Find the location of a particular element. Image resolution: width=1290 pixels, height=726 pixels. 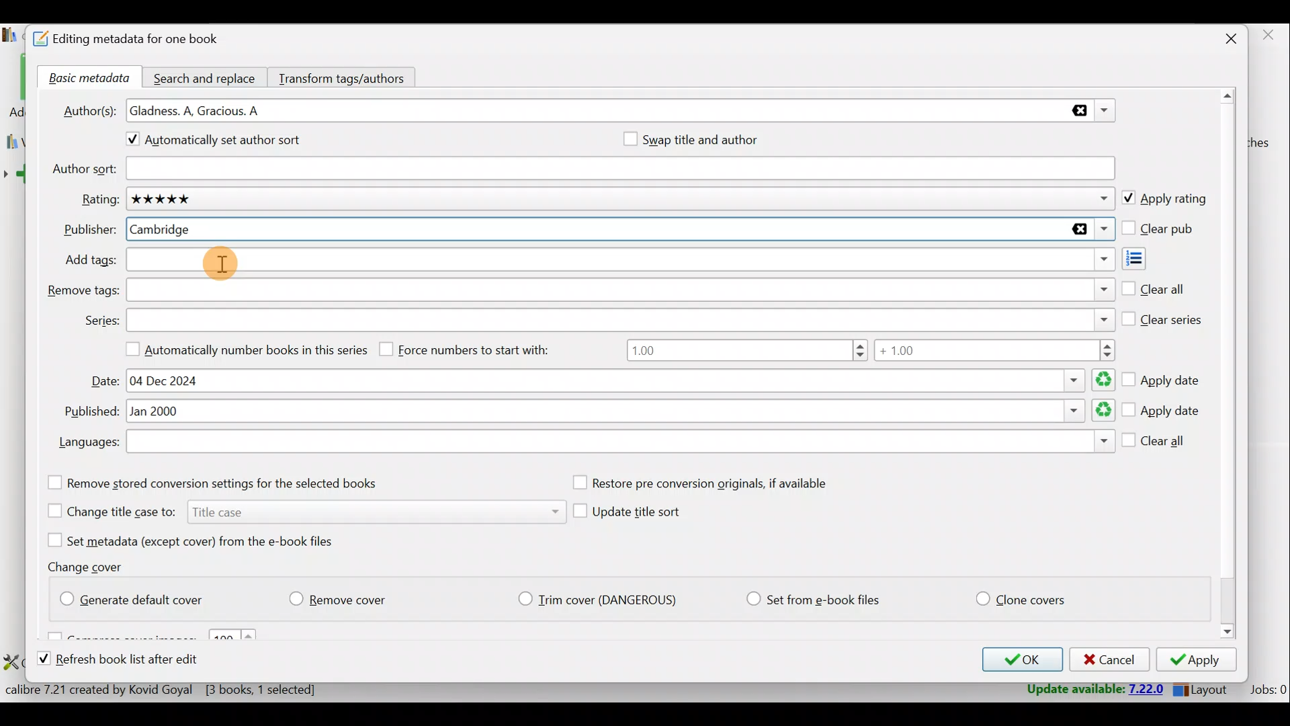

Swap title and author is located at coordinates (716, 139).